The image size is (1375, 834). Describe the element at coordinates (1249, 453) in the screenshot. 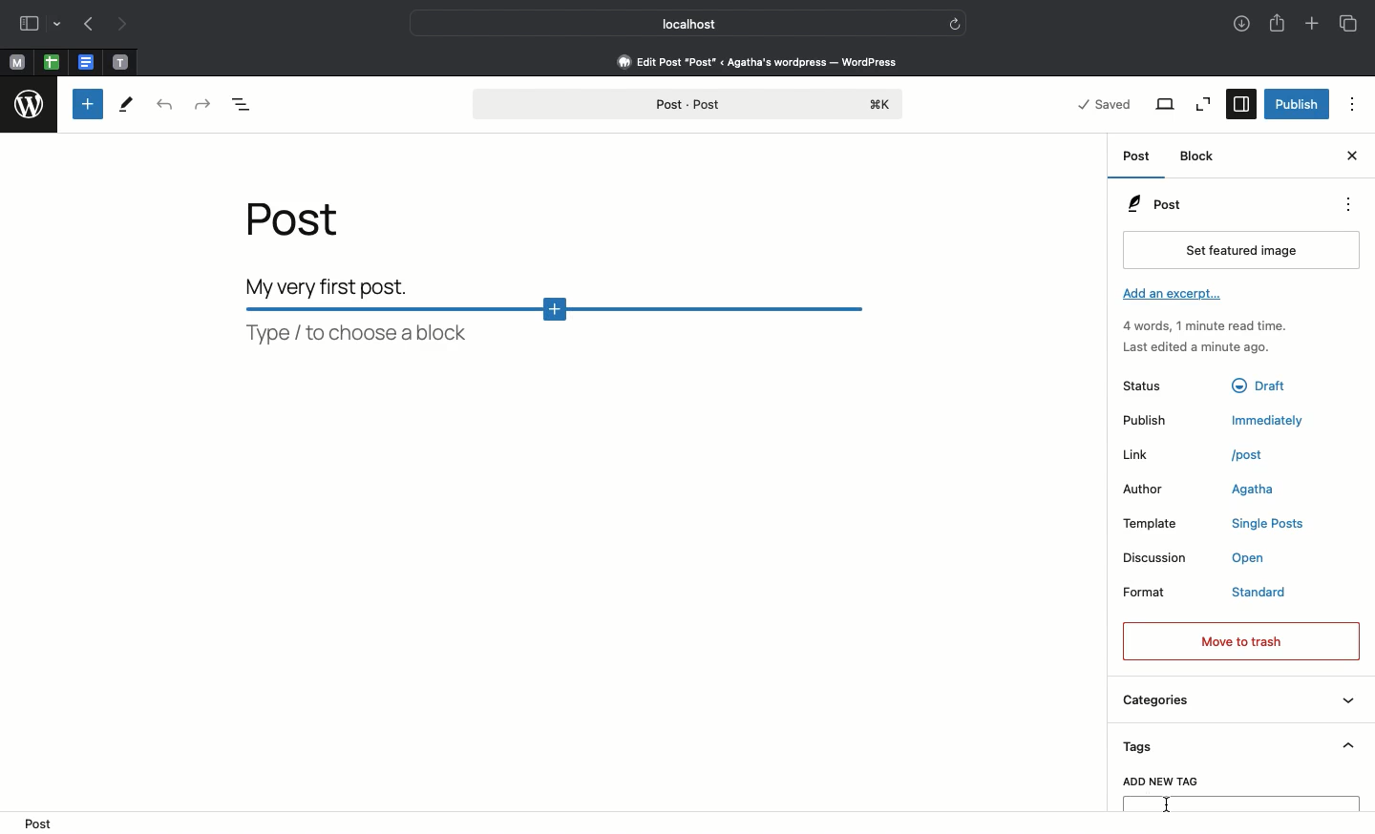

I see `post` at that location.